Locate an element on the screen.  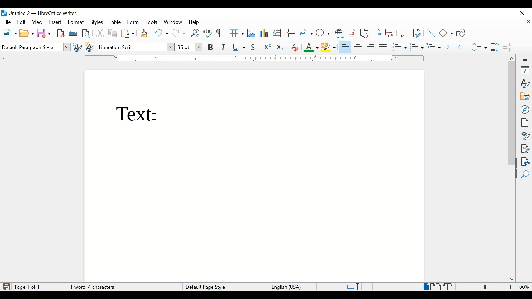
insert hyperlink is located at coordinates (340, 33).